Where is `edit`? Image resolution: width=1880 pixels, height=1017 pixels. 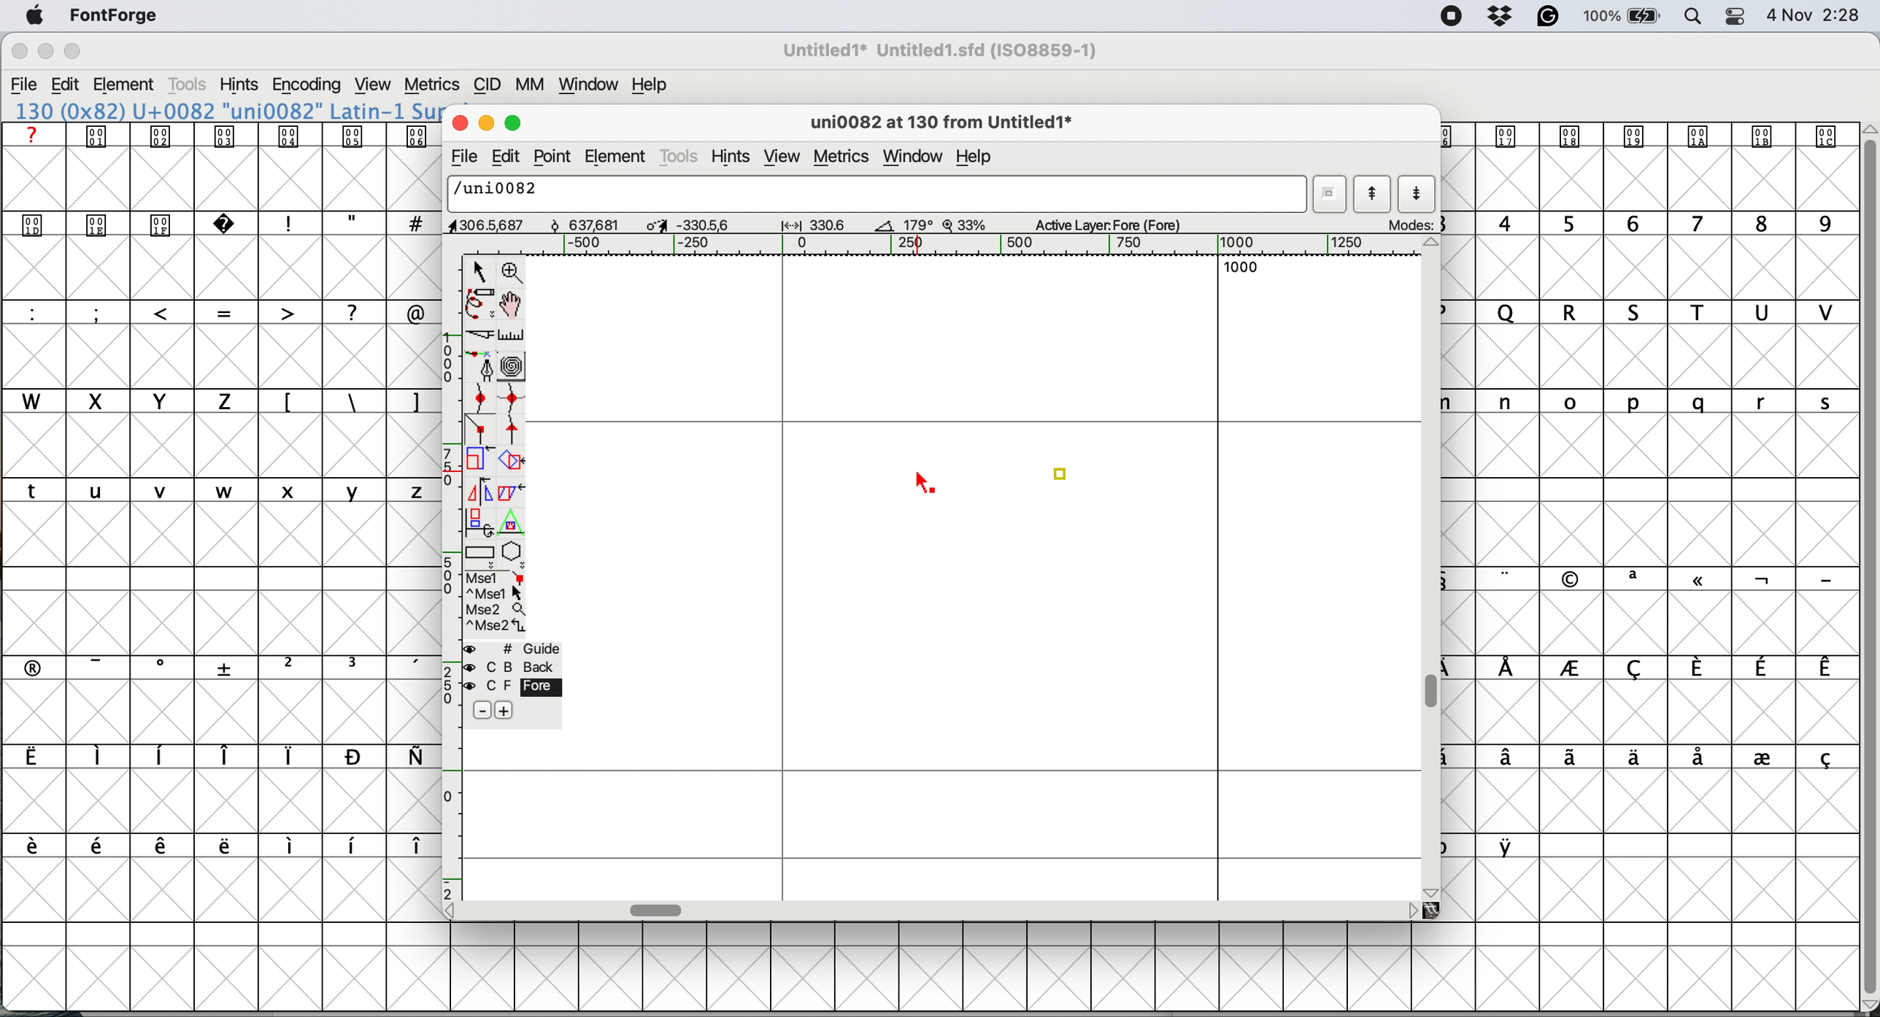 edit is located at coordinates (501, 158).